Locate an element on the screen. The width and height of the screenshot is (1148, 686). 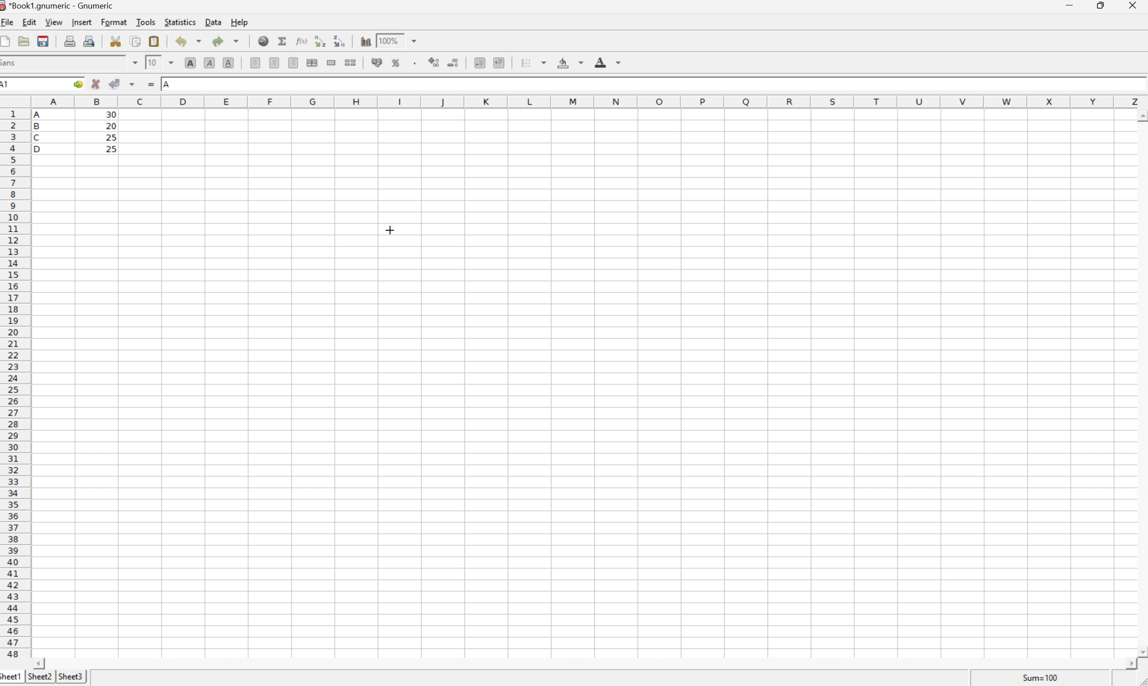
Background is located at coordinates (570, 63).